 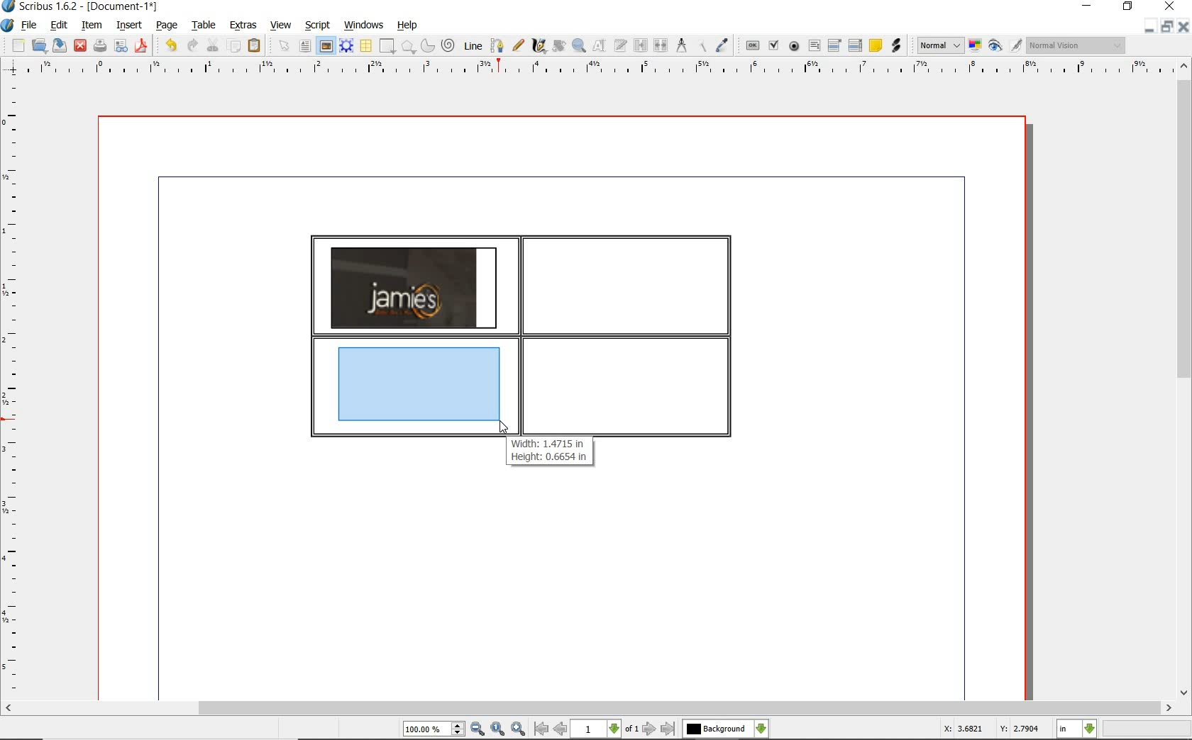 I want to click on image added, so click(x=414, y=287).